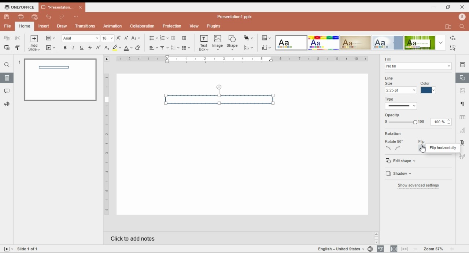 The image size is (469, 253). Describe the element at coordinates (426, 83) in the screenshot. I see `color` at that location.